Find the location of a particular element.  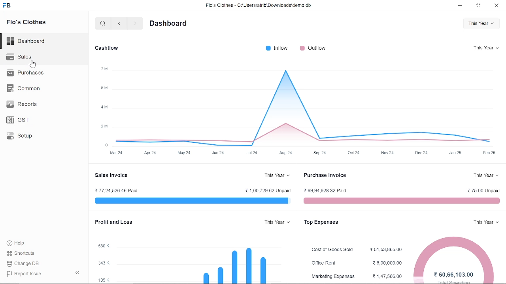

cursor is located at coordinates (32, 65).